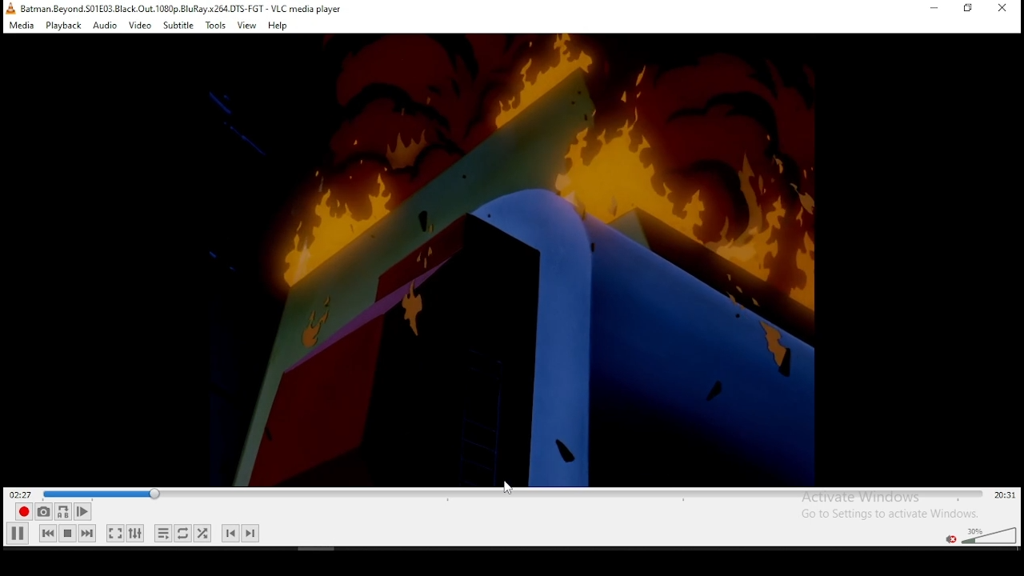 The image size is (1024, 576). What do you see at coordinates (67, 533) in the screenshot?
I see `stop` at bounding box center [67, 533].